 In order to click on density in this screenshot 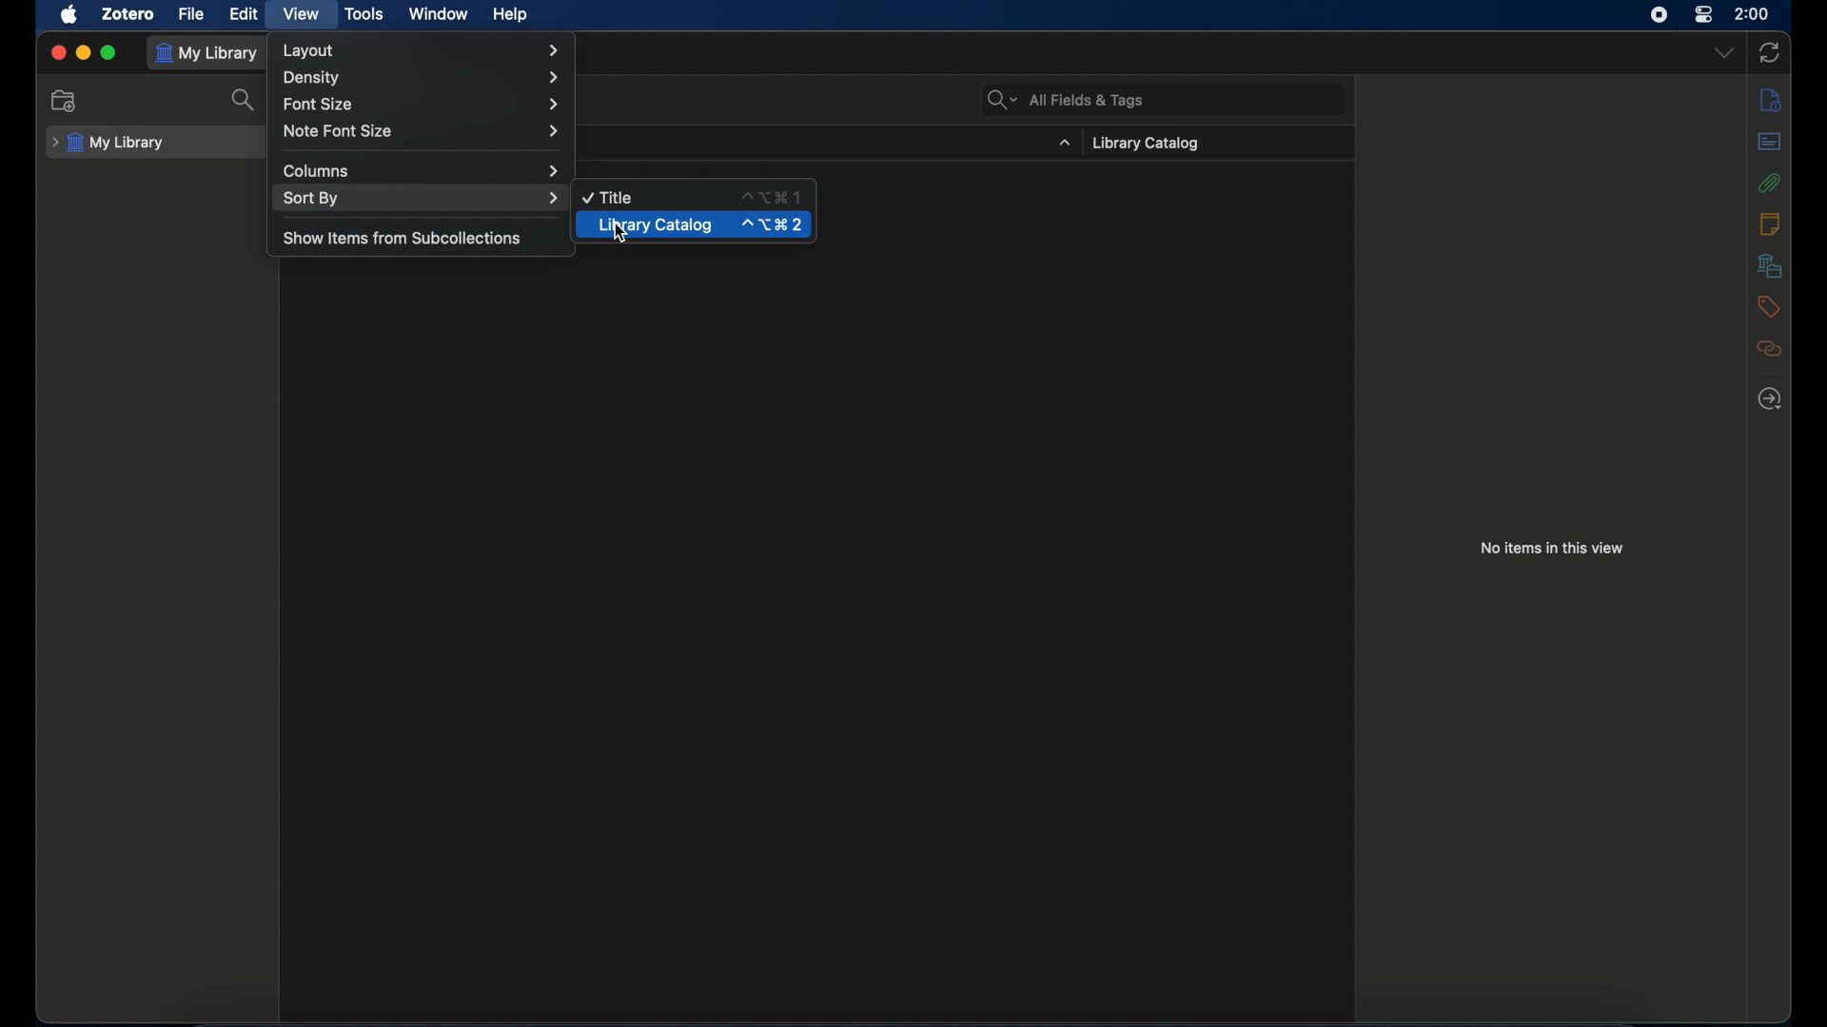, I will do `click(419, 77)`.